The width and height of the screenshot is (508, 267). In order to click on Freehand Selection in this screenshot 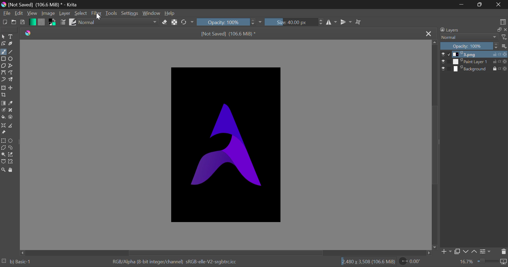, I will do `click(11, 148)`.